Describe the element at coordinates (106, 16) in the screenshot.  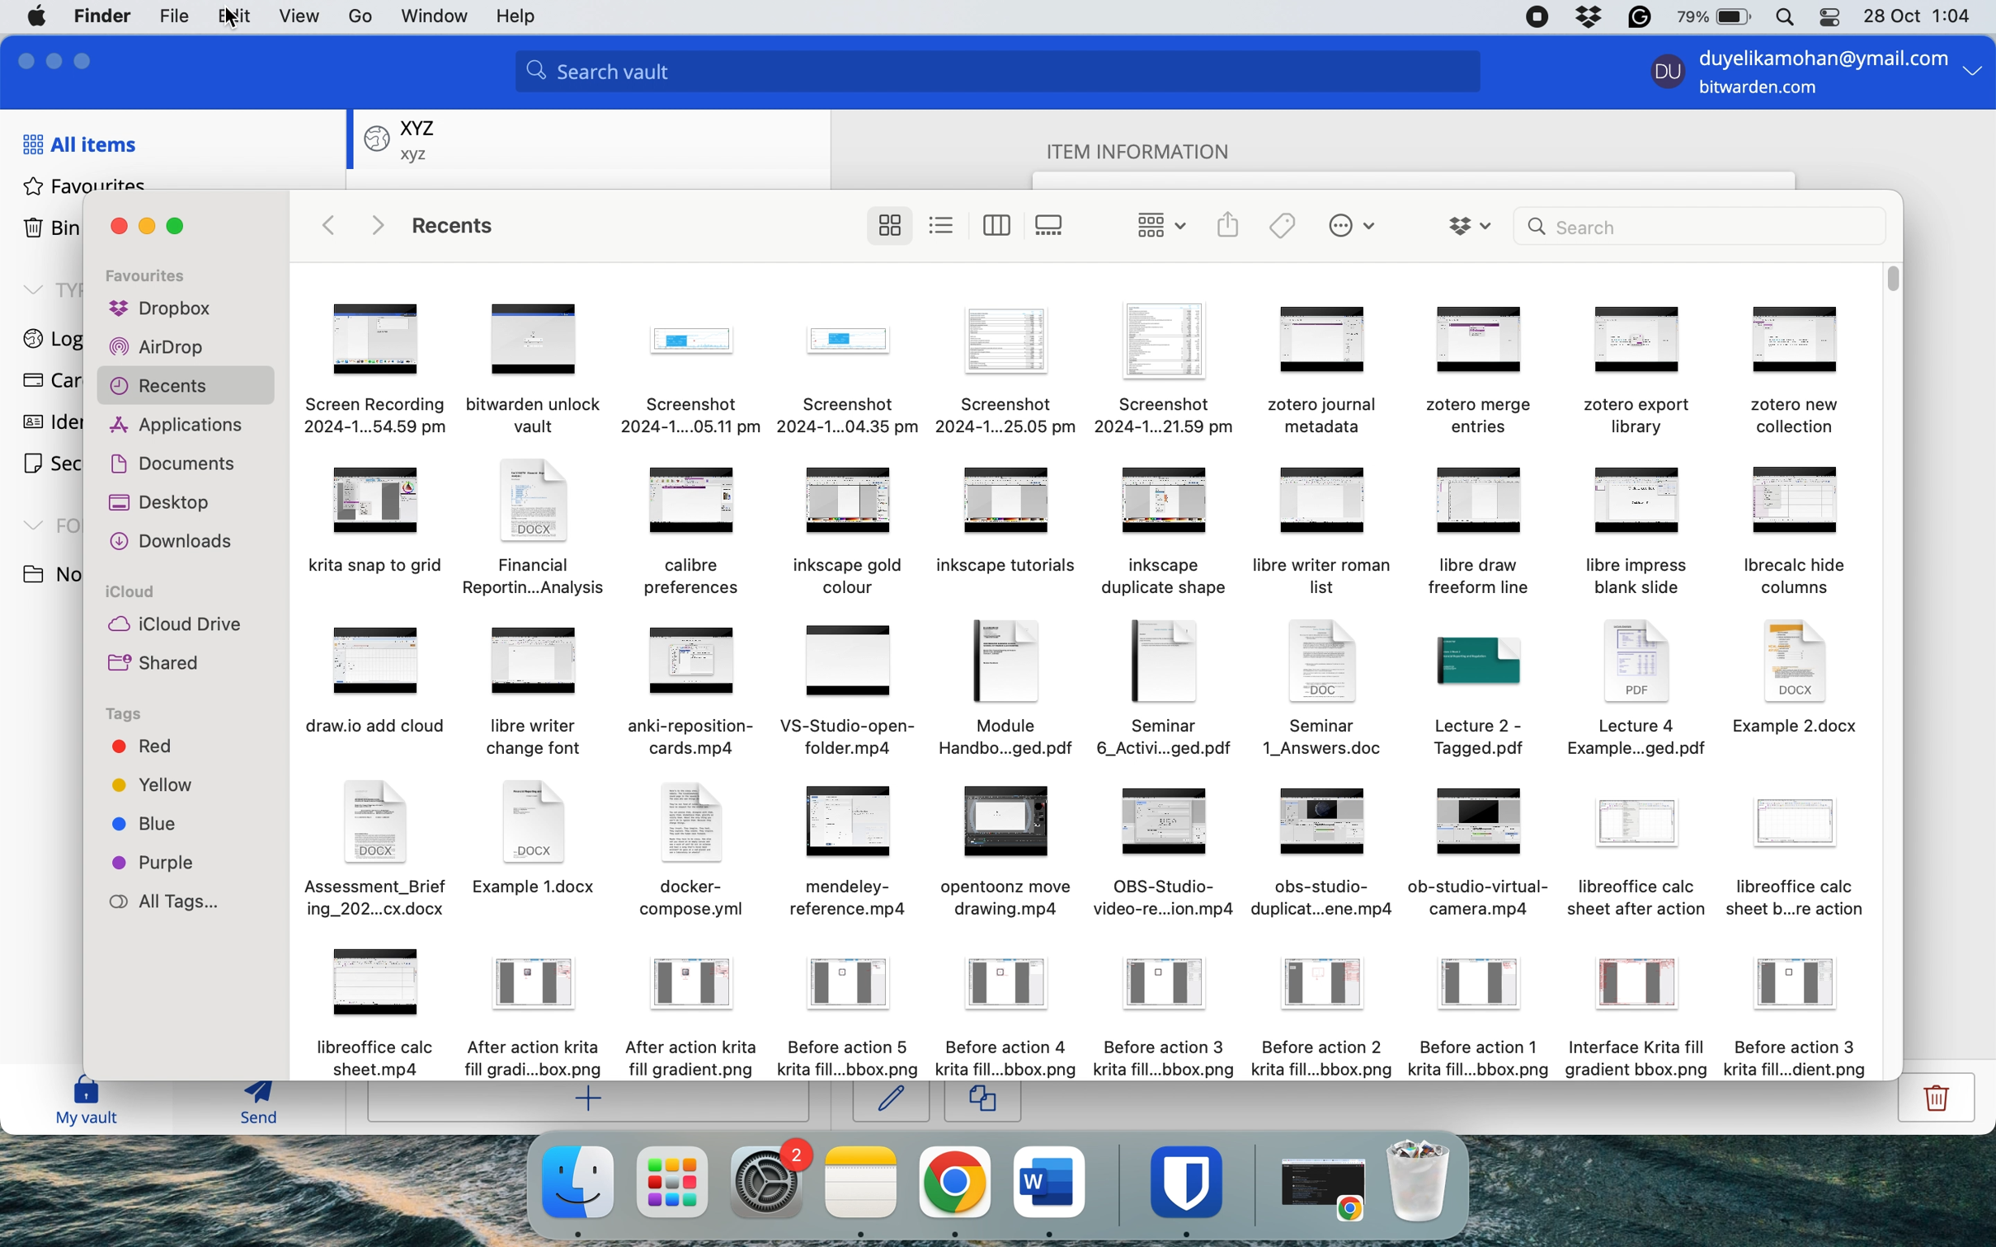
I see `finder` at that location.